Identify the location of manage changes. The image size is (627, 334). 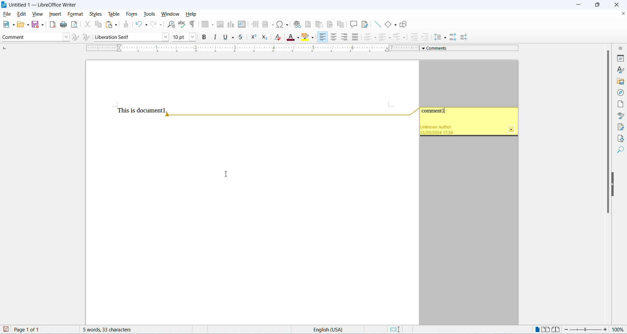
(619, 127).